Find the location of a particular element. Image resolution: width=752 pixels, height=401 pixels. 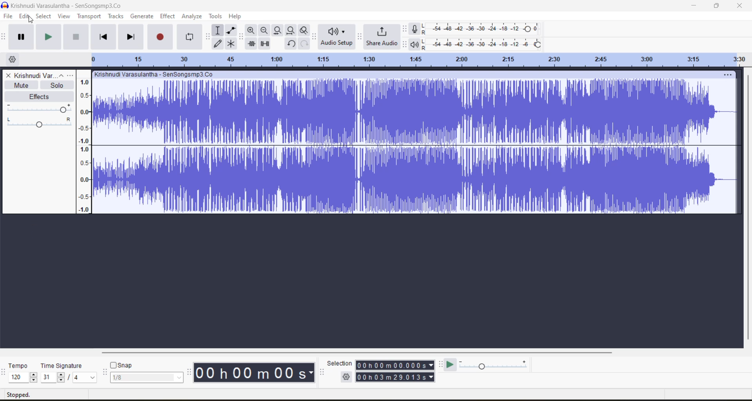

tempo toolbar is located at coordinates (5, 376).